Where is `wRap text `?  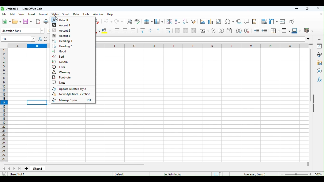 wRap text  is located at coordinates (168, 31).